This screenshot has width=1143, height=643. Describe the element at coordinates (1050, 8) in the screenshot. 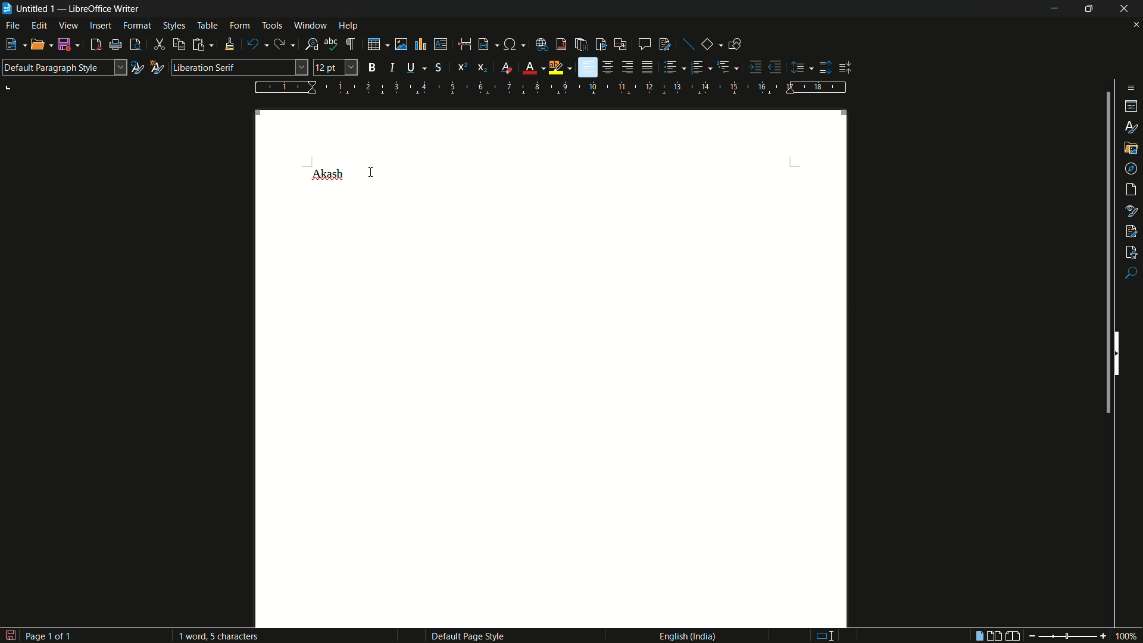

I see `minimize` at that location.